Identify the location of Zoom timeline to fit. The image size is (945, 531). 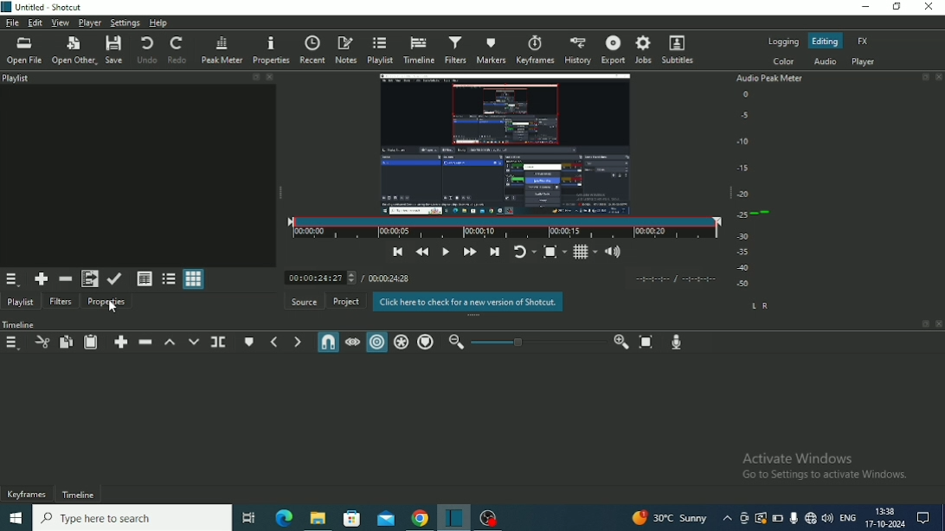
(646, 343).